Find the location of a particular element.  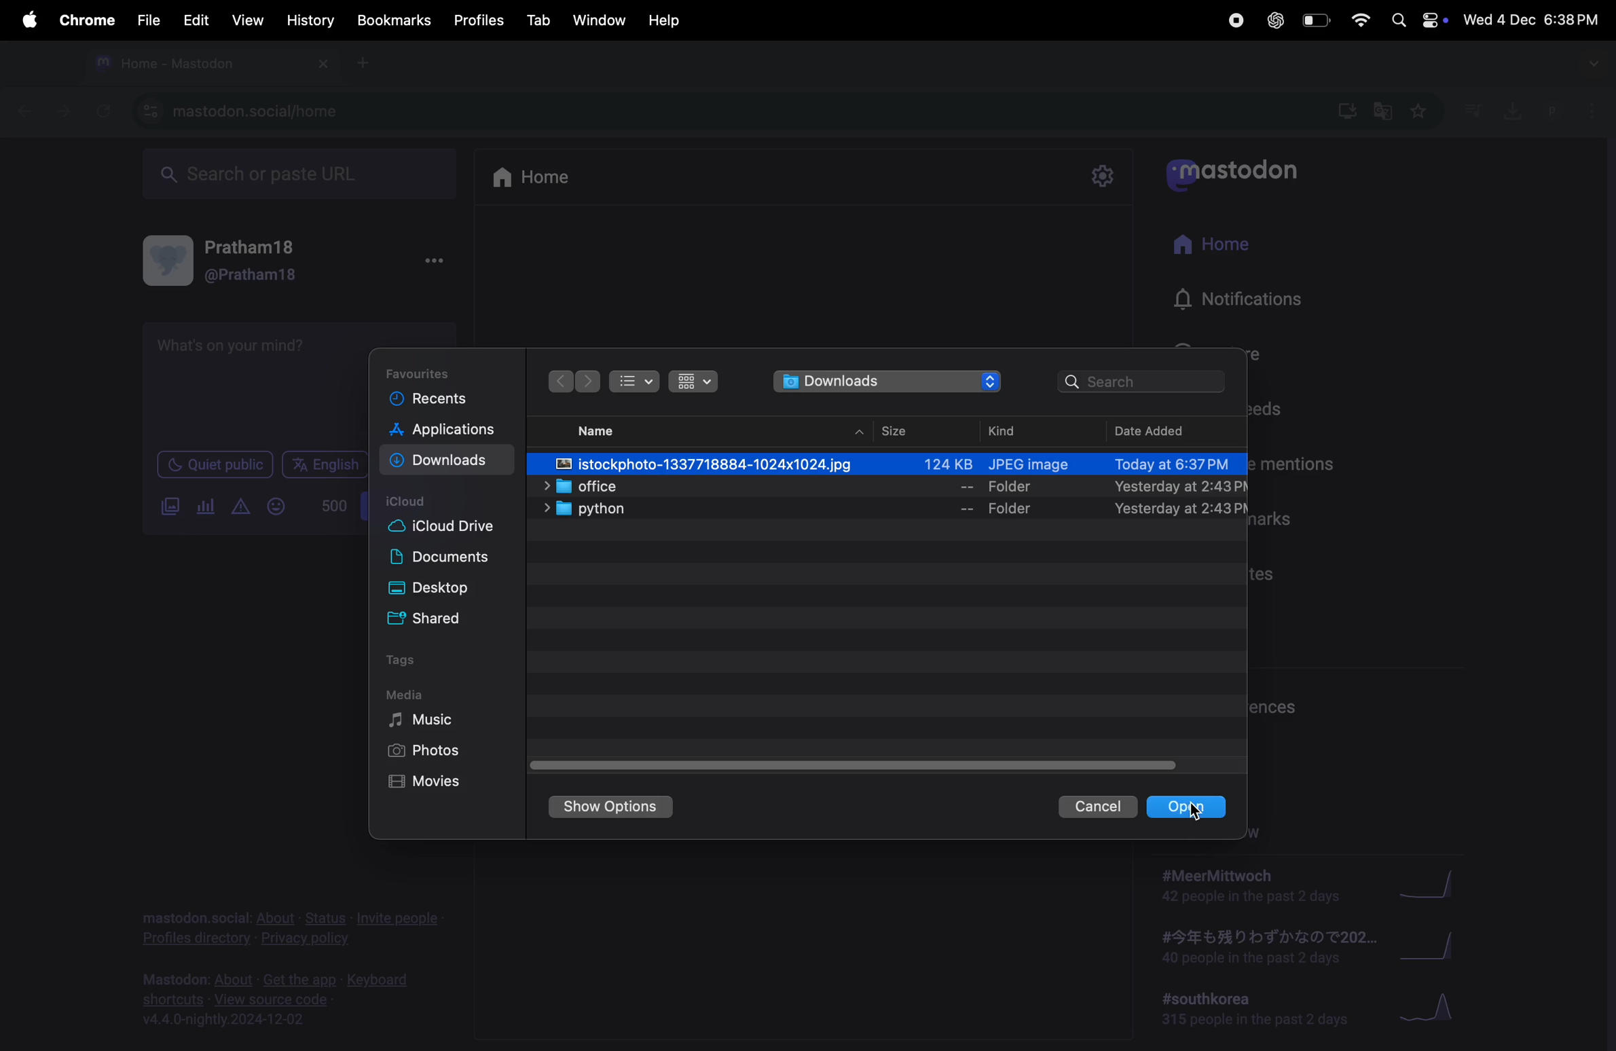

i cloud is located at coordinates (412, 502).